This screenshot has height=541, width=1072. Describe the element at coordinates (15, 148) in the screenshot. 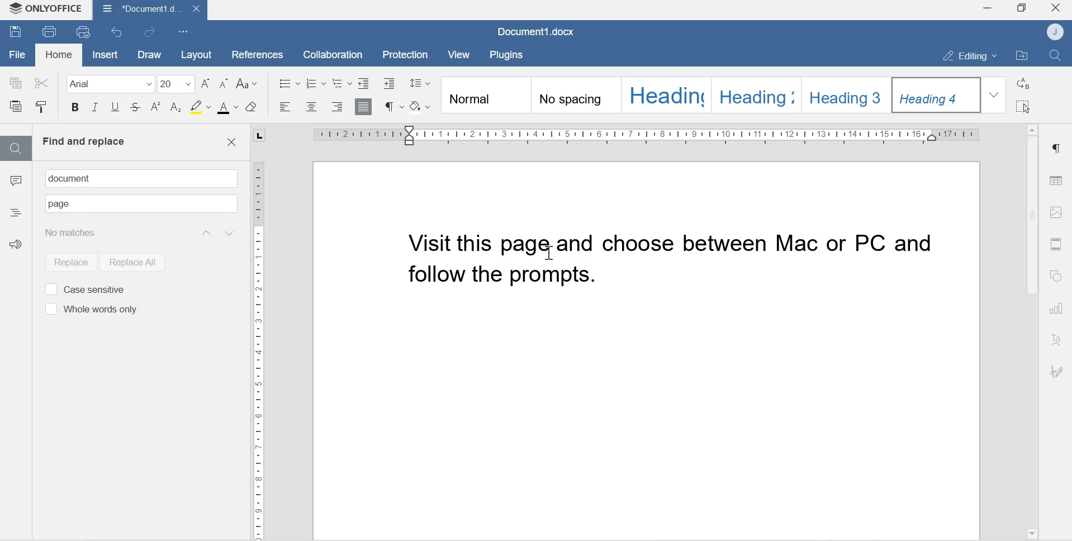

I see `Find` at that location.